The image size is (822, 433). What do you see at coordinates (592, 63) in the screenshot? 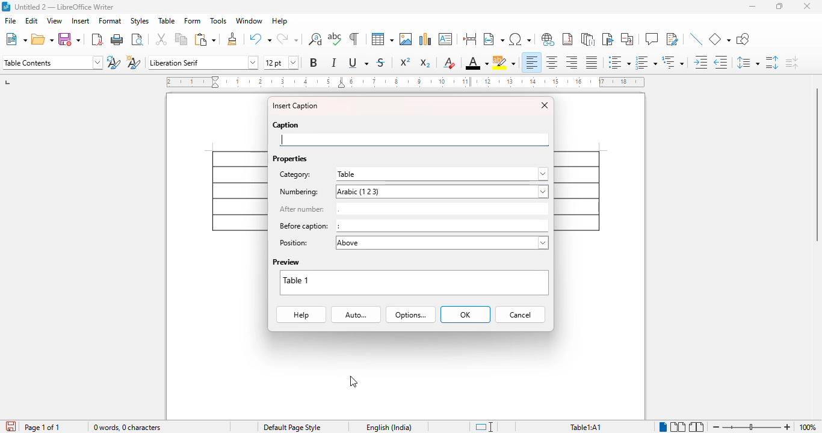
I see `justified` at bounding box center [592, 63].